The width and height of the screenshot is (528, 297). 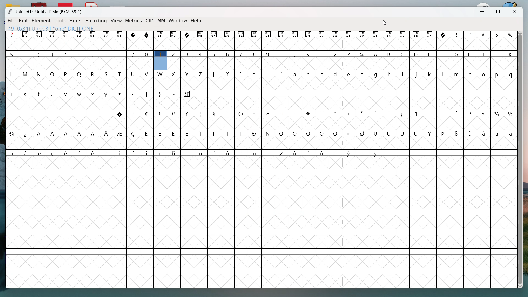 I want to click on +, so click(x=80, y=54).